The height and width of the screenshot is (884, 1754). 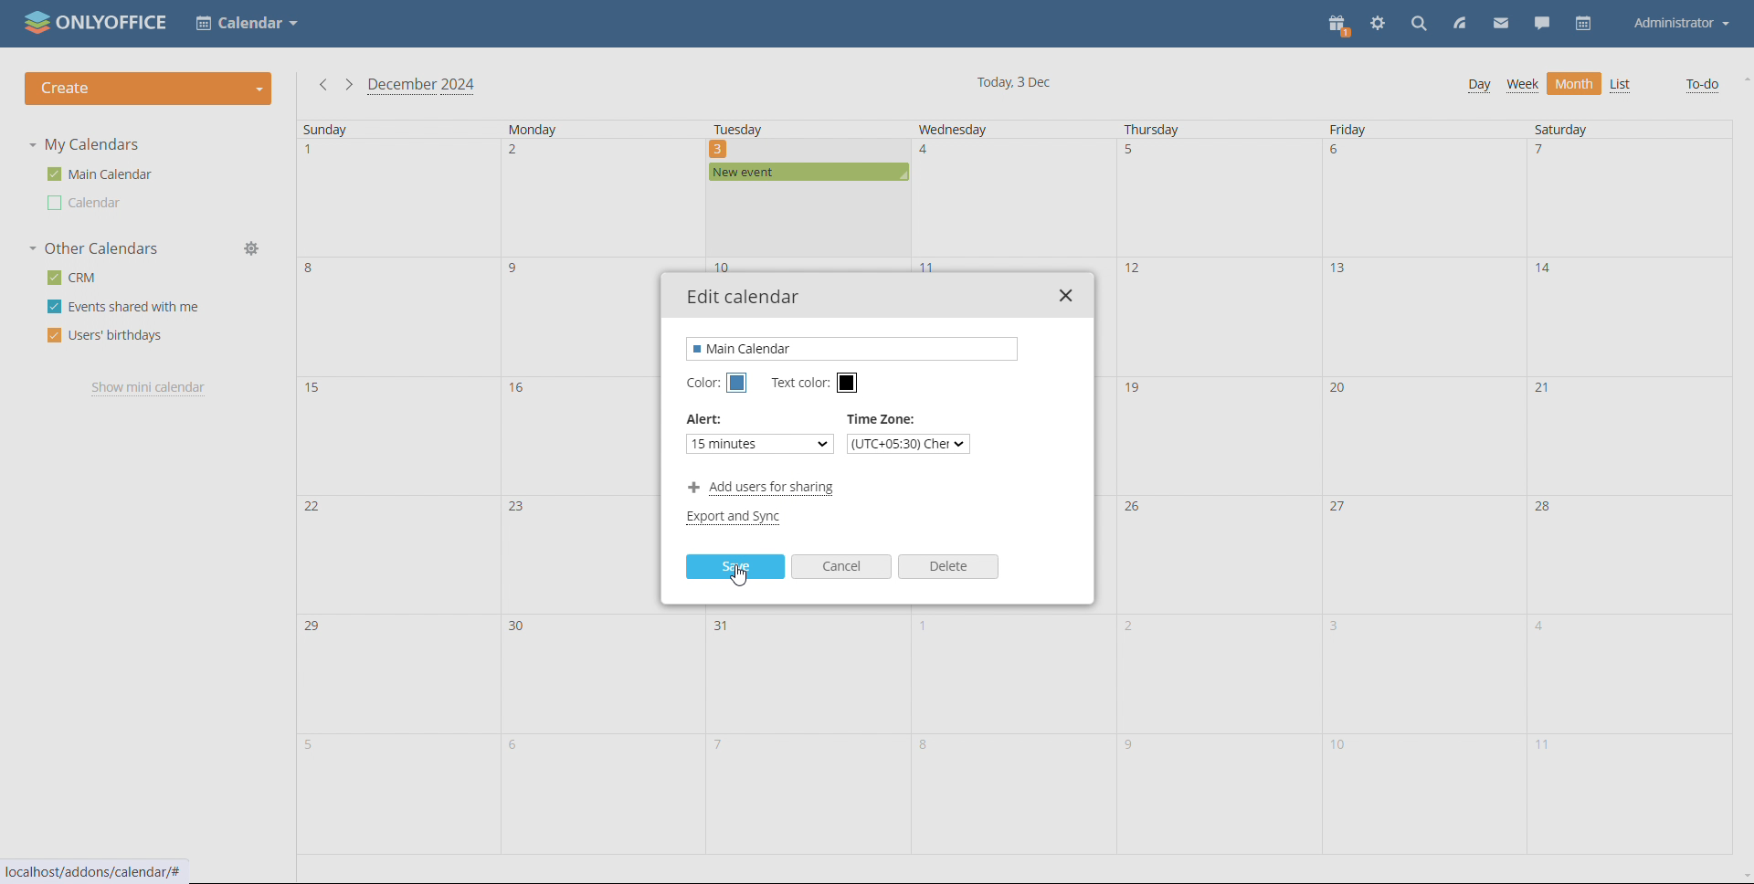 I want to click on date, so click(x=1010, y=793).